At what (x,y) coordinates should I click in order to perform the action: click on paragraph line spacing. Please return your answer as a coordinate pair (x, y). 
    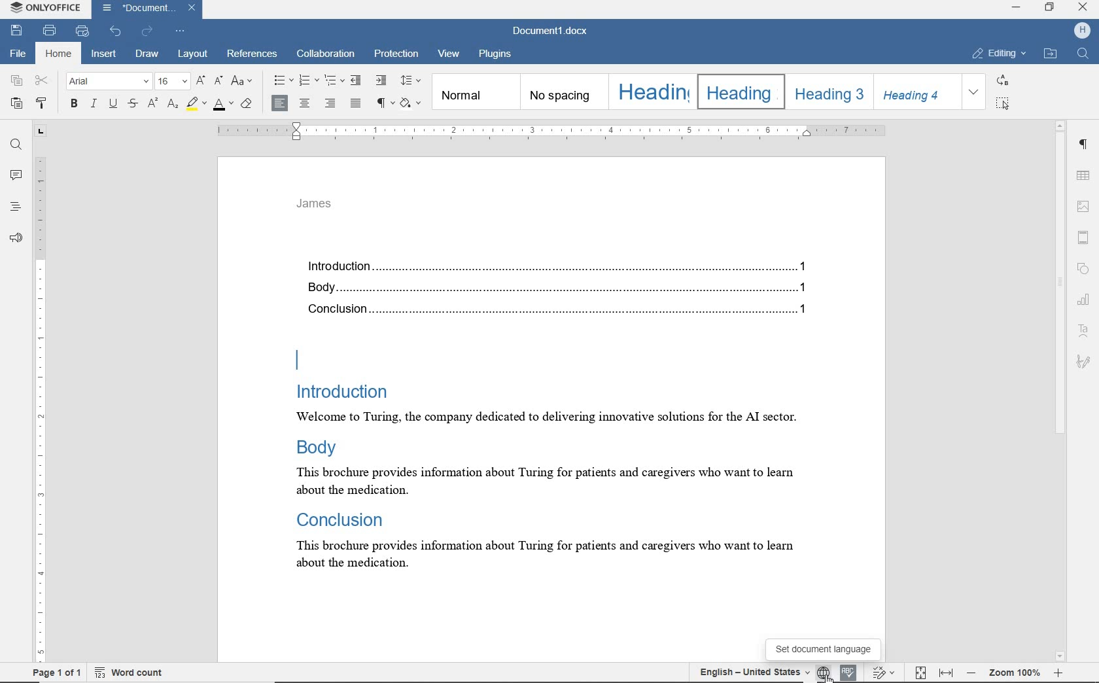
    Looking at the image, I should click on (411, 80).